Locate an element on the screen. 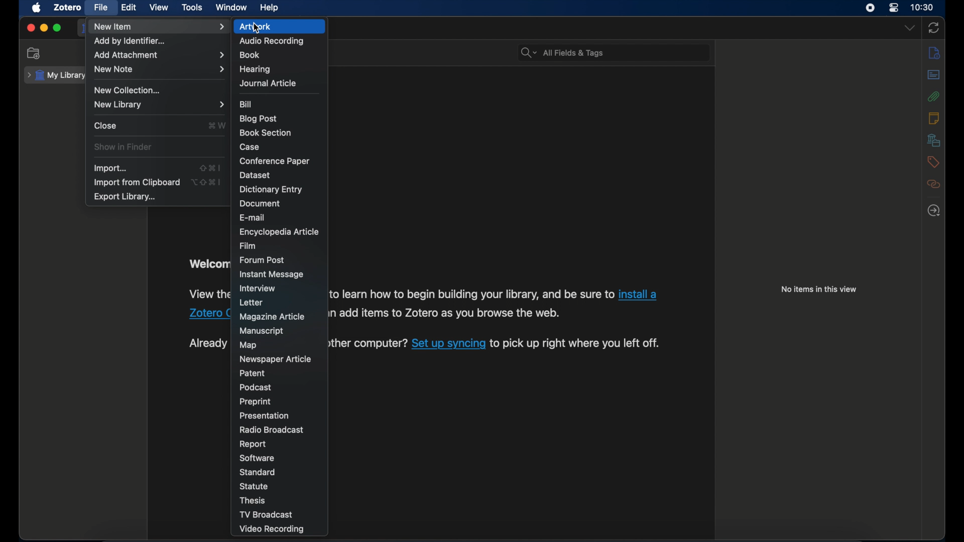  shortcut is located at coordinates (207, 182).